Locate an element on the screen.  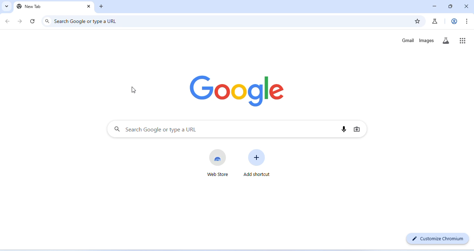
gmail is located at coordinates (409, 41).